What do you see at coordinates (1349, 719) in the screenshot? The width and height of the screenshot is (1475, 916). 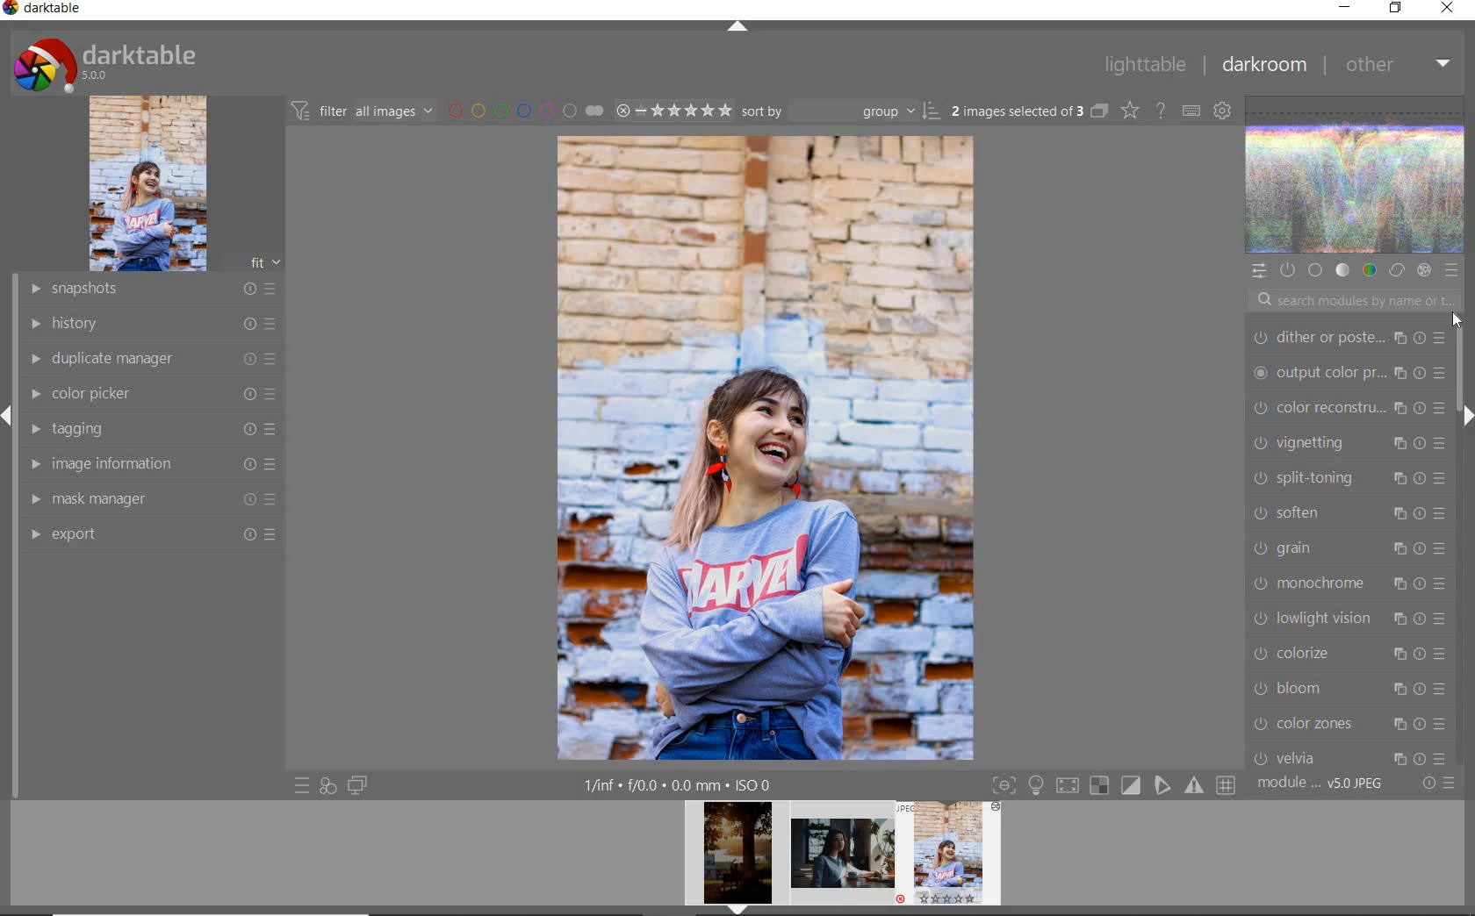 I see `chromatic` at bounding box center [1349, 719].